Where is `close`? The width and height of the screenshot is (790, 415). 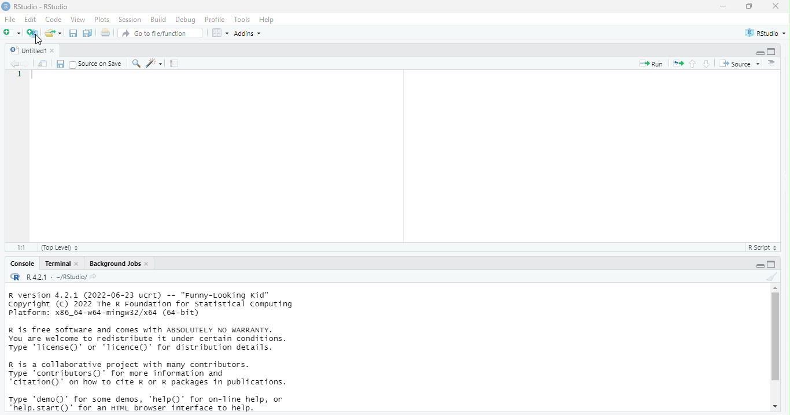 close is located at coordinates (79, 264).